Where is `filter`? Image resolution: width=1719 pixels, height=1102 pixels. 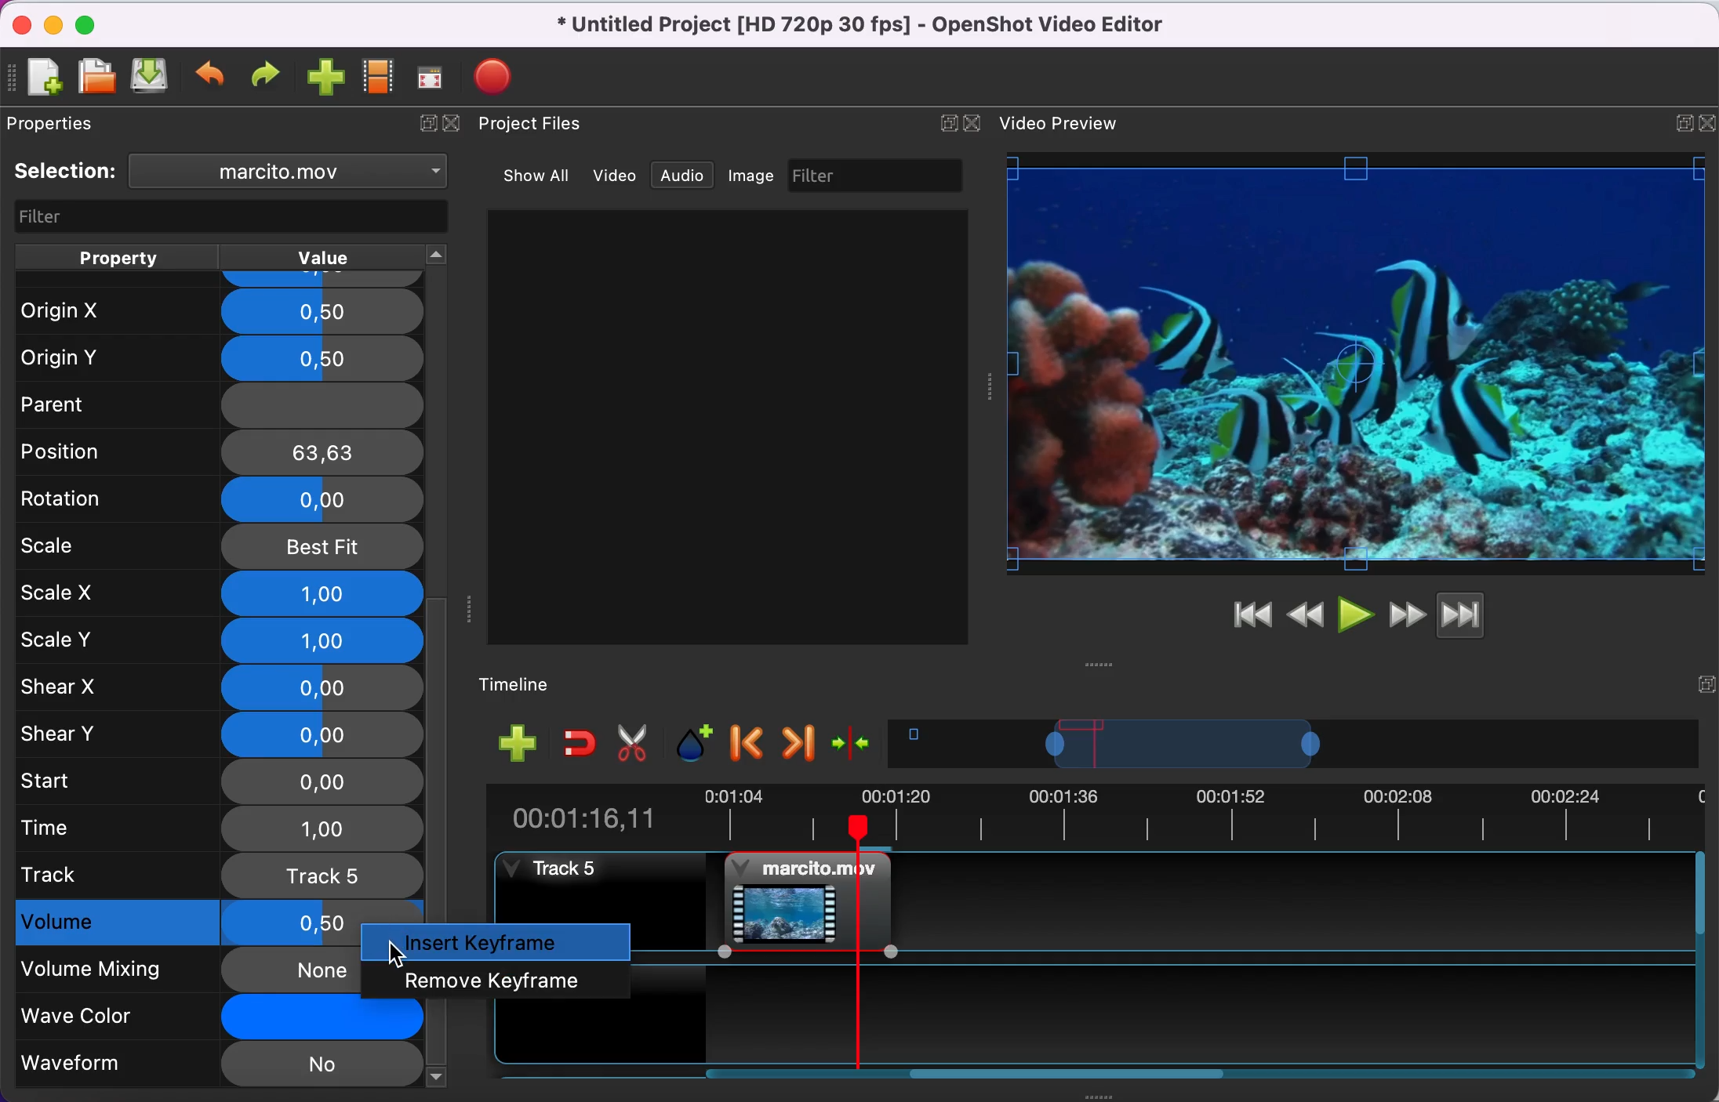
filter is located at coordinates (880, 176).